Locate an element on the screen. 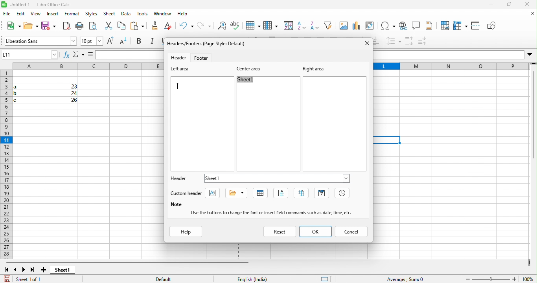 This screenshot has width=537, height=283. name box is located at coordinates (31, 55).